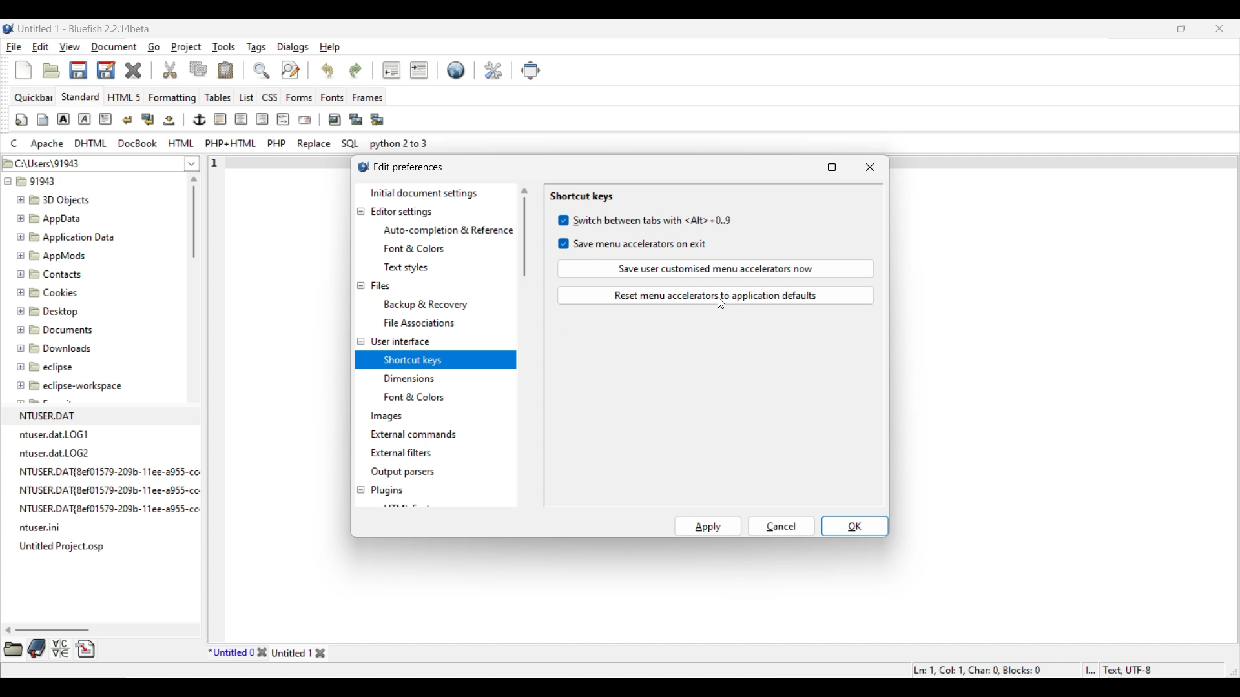 The image size is (1240, 697). I want to click on NTUSER.DAT{8ef01579-209b-11ee-a955-ccs, so click(119, 509).